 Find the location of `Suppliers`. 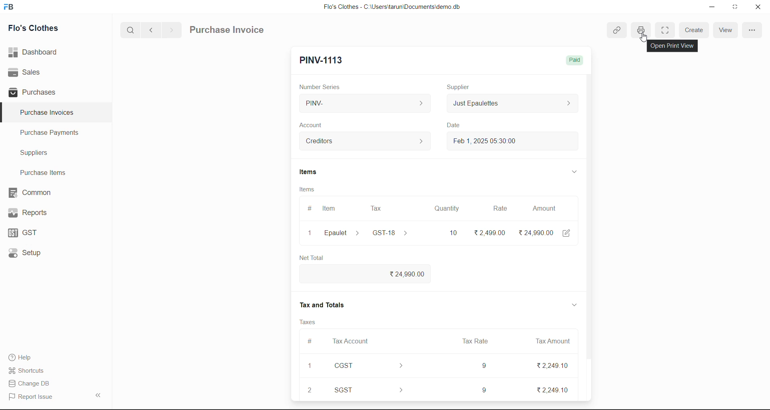

Suppliers is located at coordinates (38, 154).